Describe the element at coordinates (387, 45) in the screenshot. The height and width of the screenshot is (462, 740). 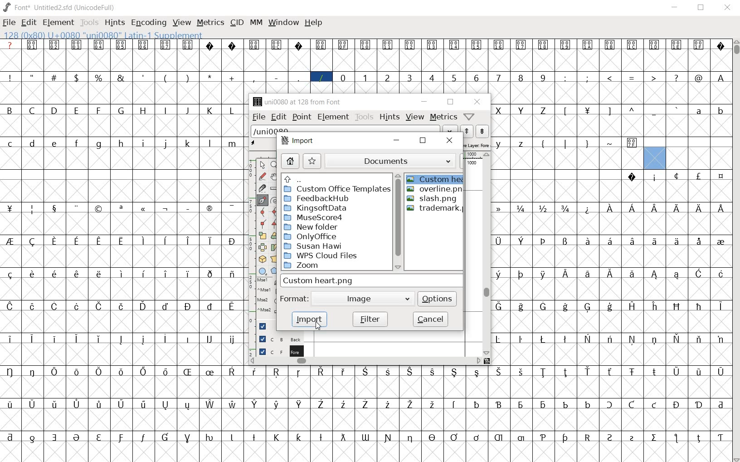
I see `glyph` at that location.